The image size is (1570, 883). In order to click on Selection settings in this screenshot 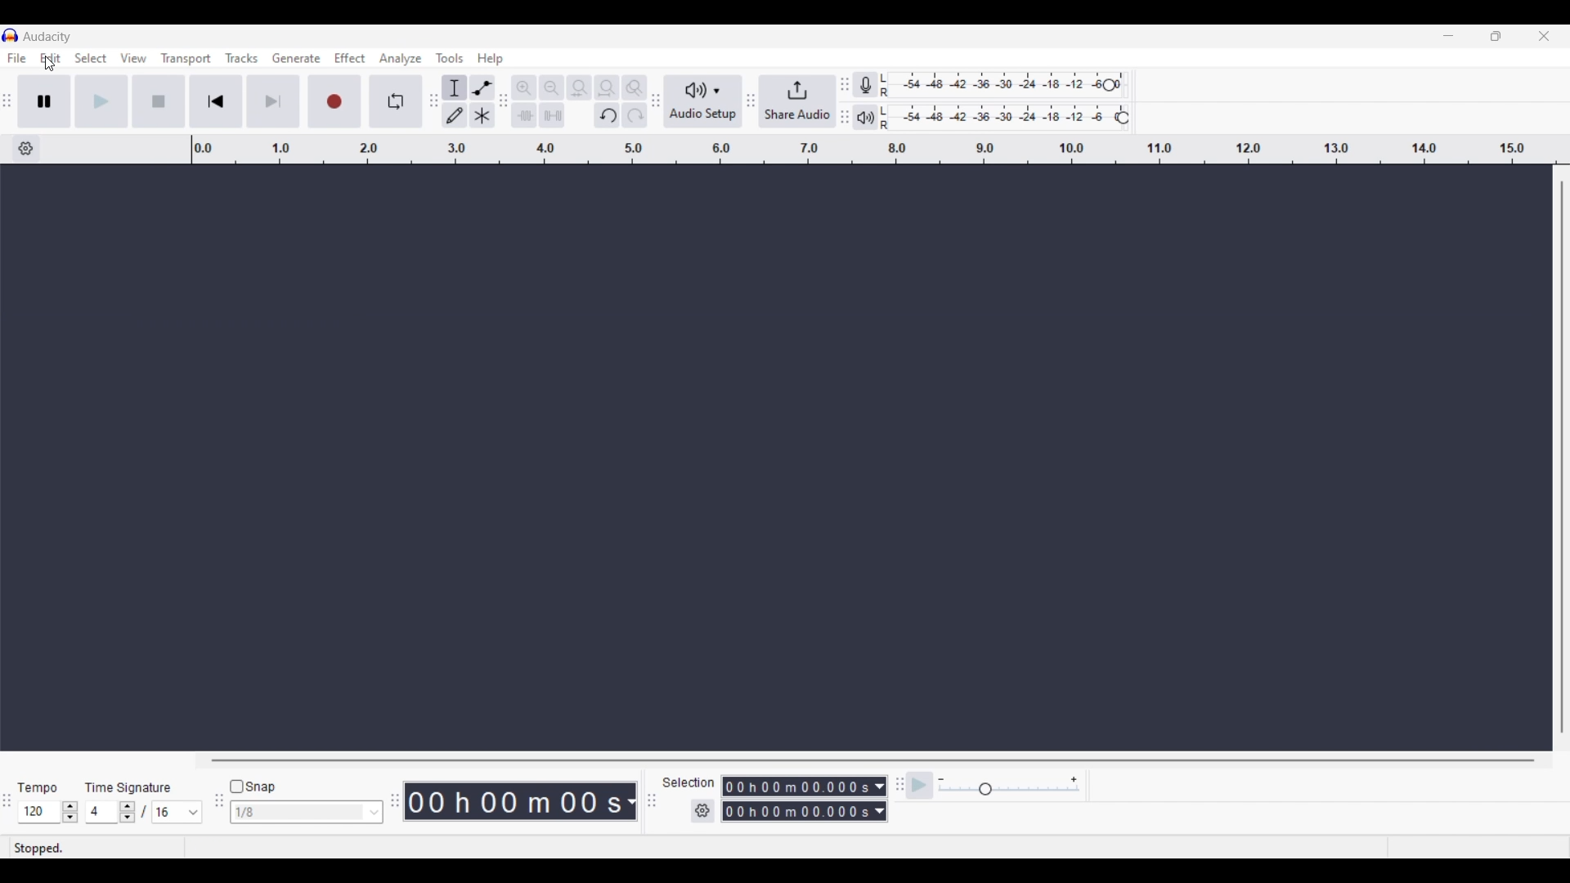, I will do `click(703, 811)`.